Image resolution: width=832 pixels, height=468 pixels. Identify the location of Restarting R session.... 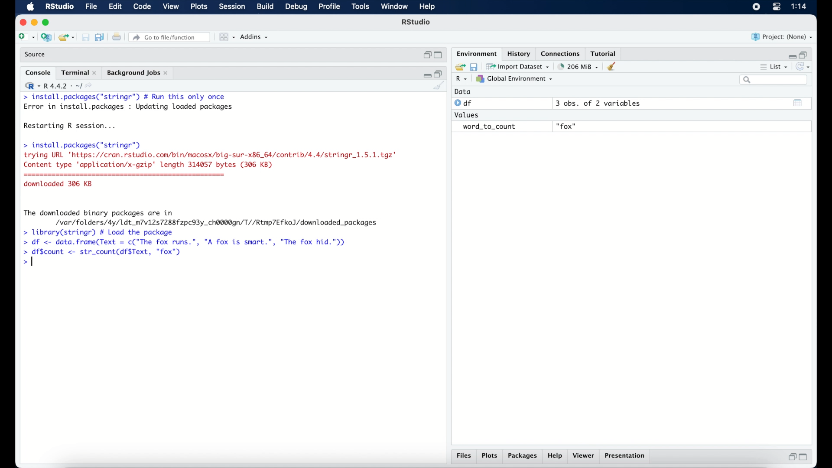
(72, 127).